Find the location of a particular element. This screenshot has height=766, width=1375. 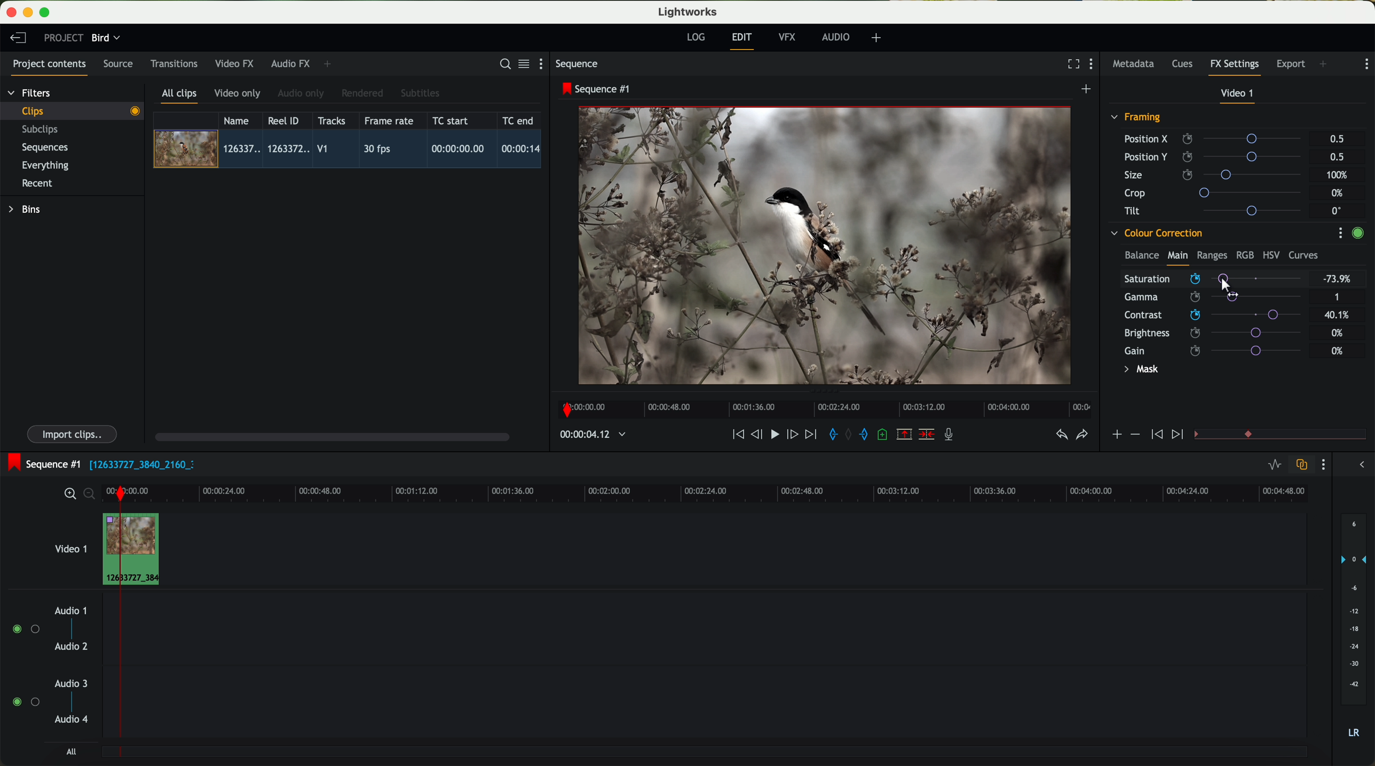

zoom out is located at coordinates (90, 495).